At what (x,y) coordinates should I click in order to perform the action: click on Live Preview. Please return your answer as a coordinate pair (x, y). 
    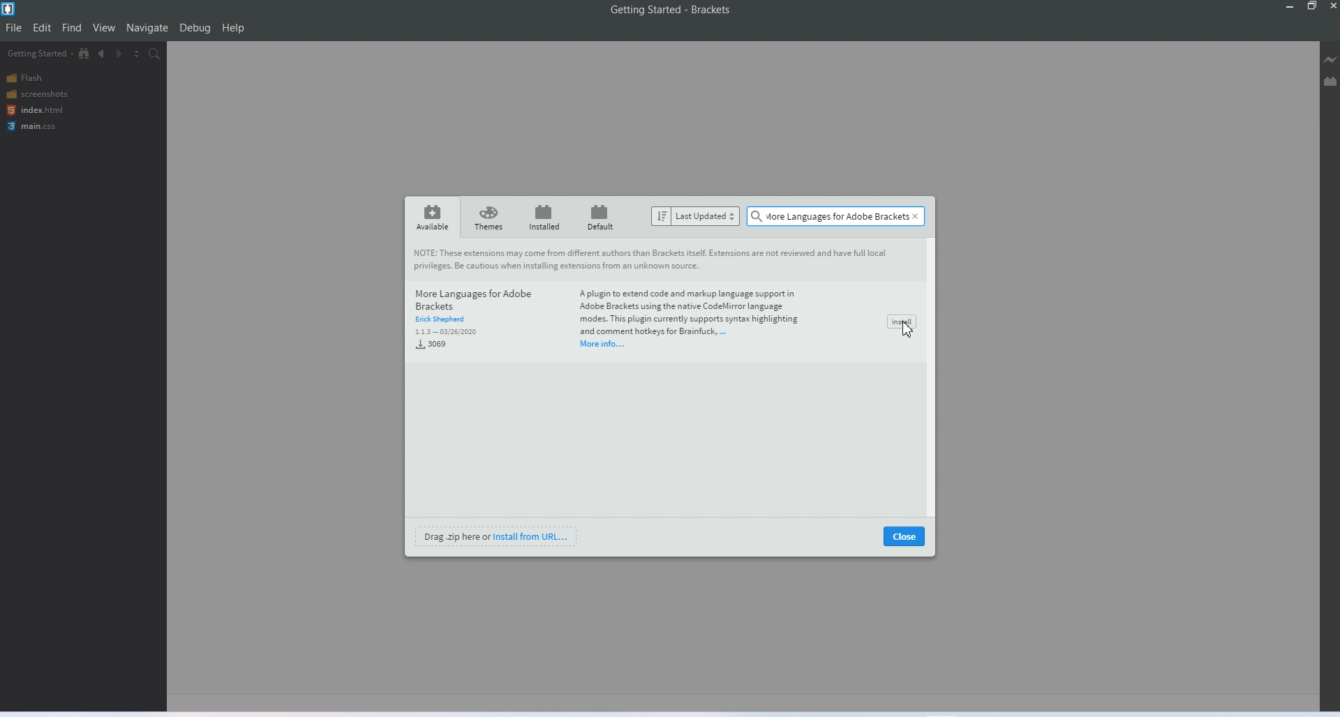
    Looking at the image, I should click on (1331, 60).